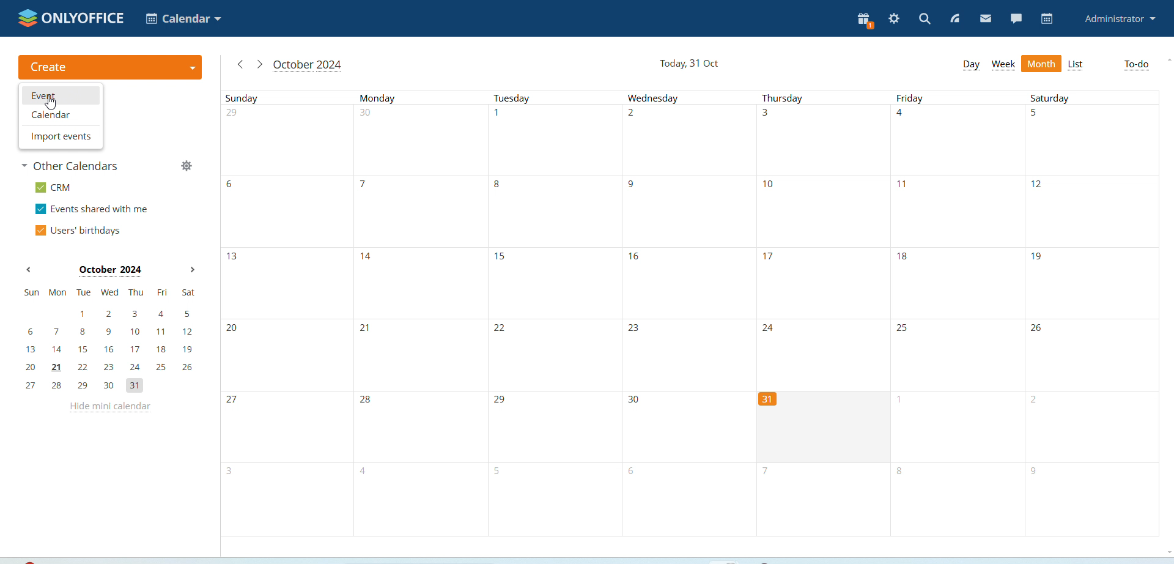 The width and height of the screenshot is (1174, 564). What do you see at coordinates (60, 137) in the screenshot?
I see `import events` at bounding box center [60, 137].